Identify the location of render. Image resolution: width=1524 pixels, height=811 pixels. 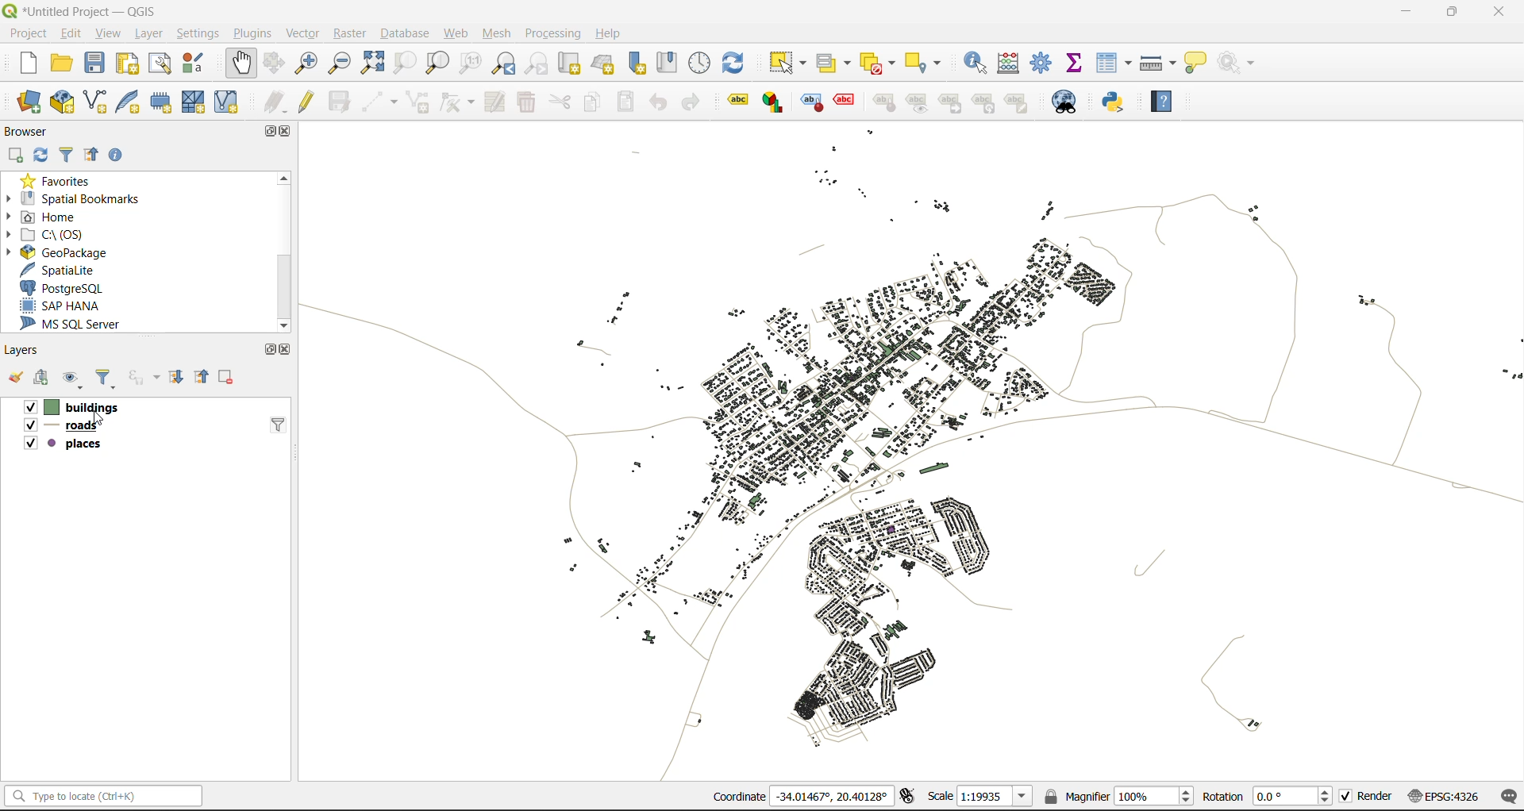
(1368, 797).